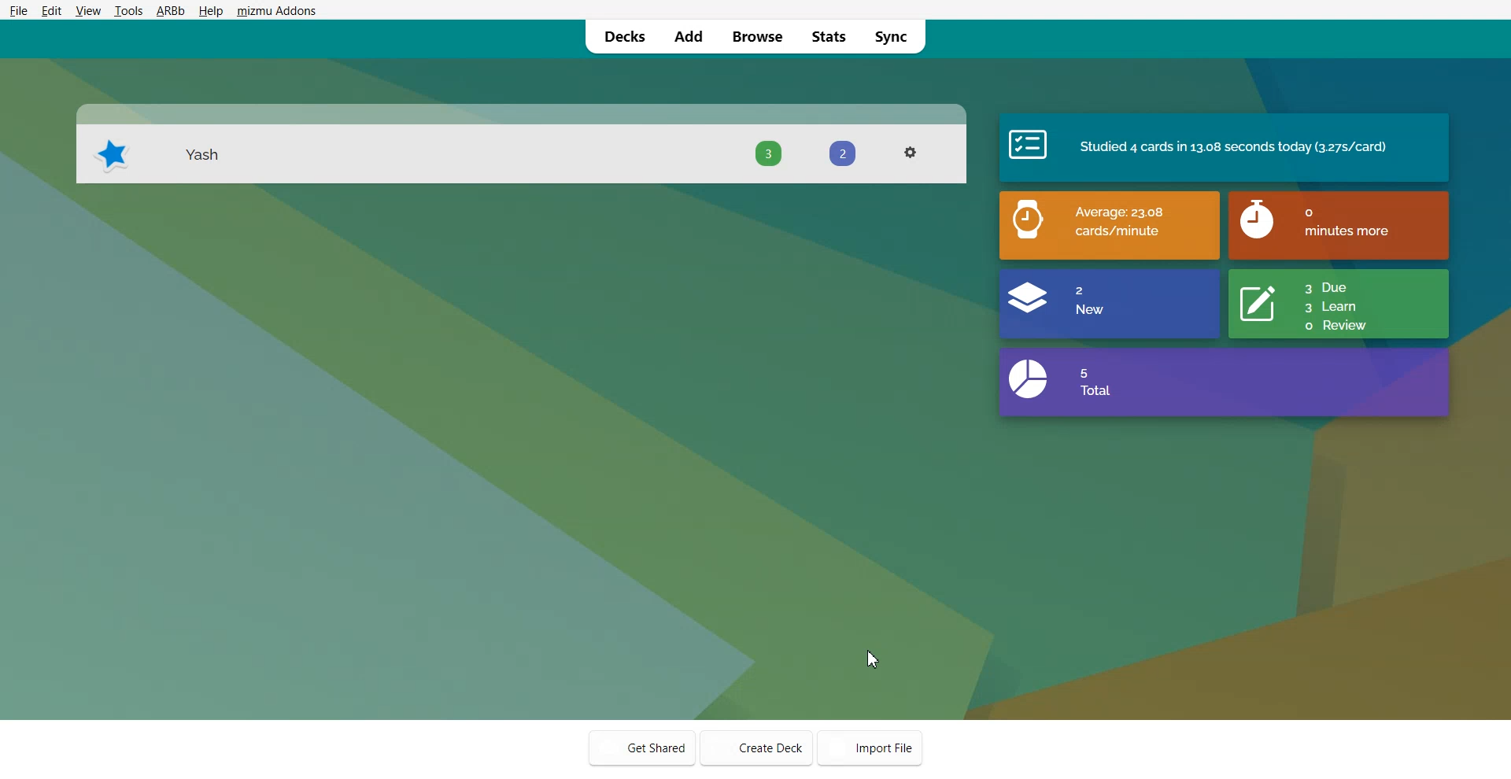 Image resolution: width=1511 pixels, height=779 pixels. Describe the element at coordinates (619, 35) in the screenshot. I see `Decks` at that location.